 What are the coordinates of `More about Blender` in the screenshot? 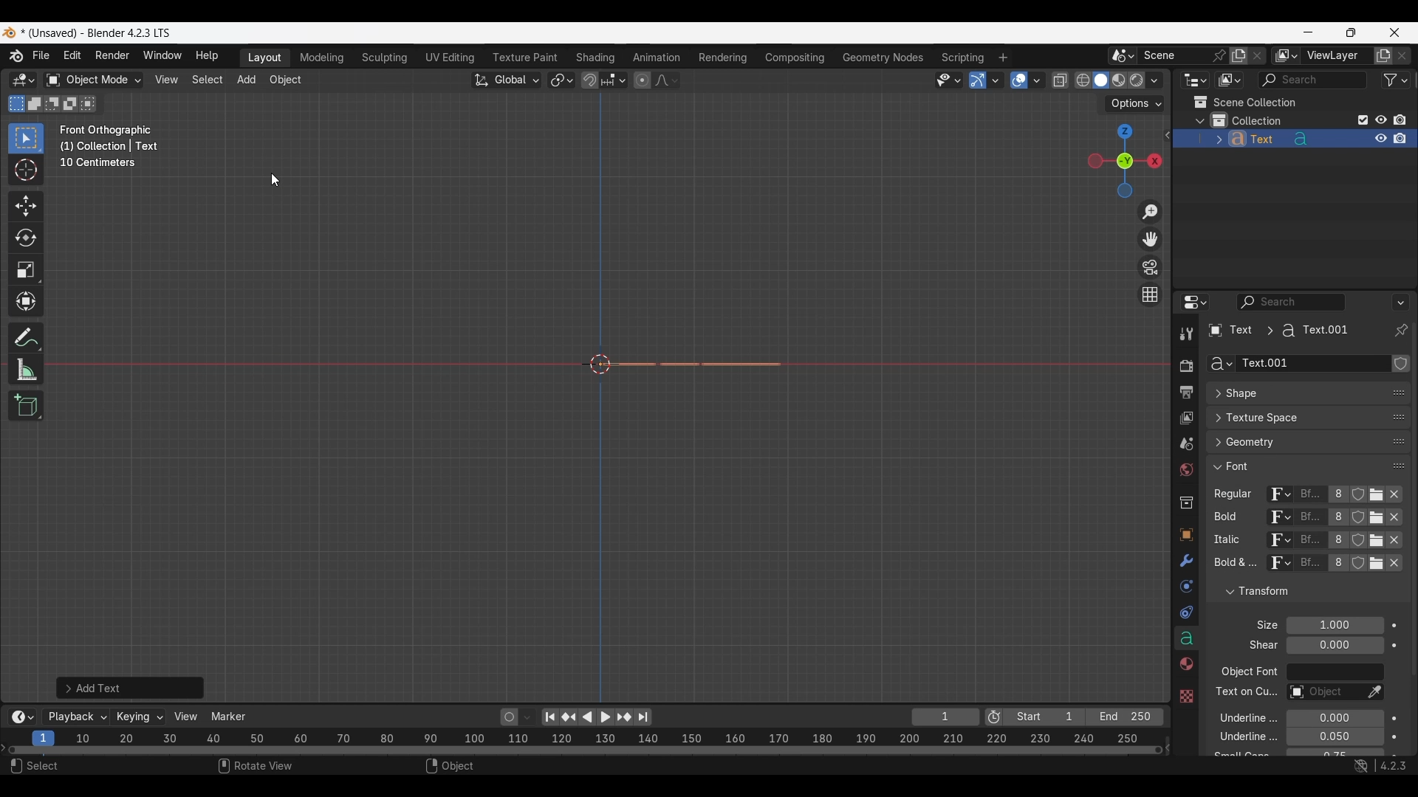 It's located at (17, 56).